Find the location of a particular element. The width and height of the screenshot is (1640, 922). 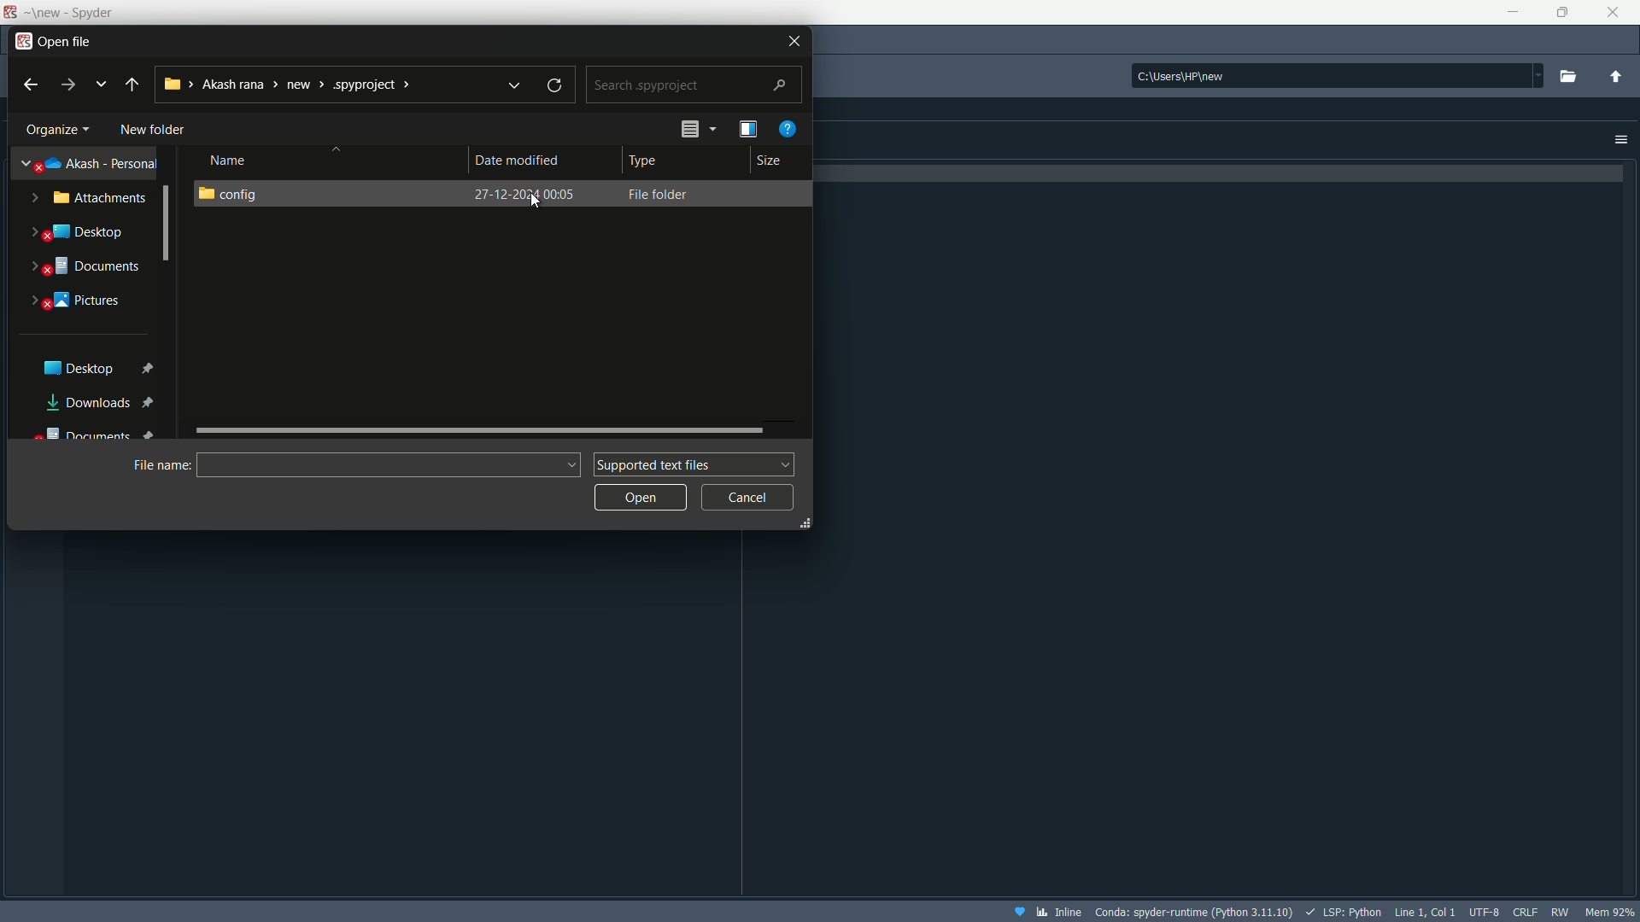

recent locations is located at coordinates (98, 85).